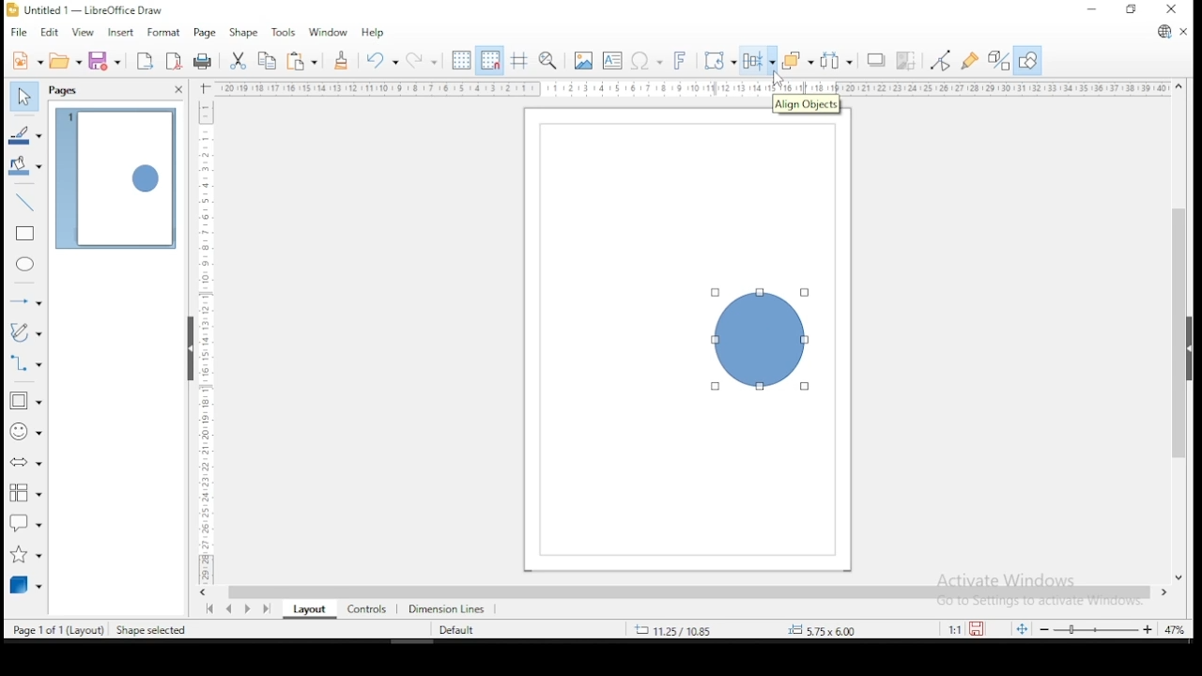 This screenshot has width=1202, height=676. What do you see at coordinates (175, 59) in the screenshot?
I see `export as PDF` at bounding box center [175, 59].